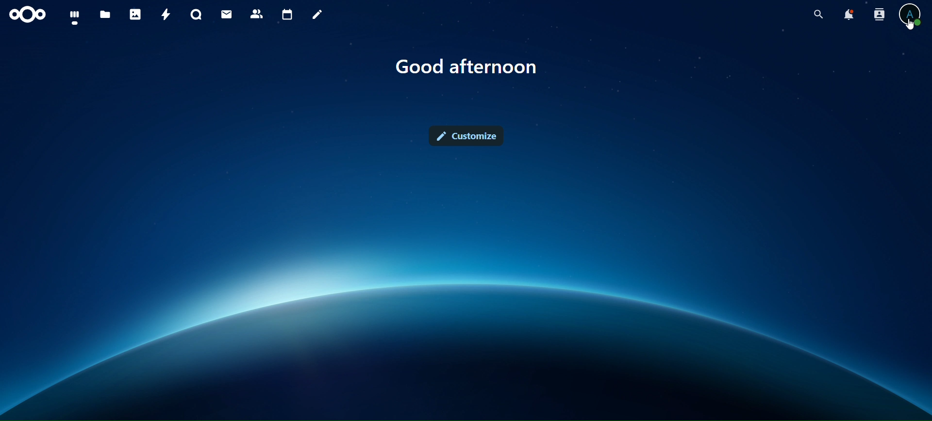 The width and height of the screenshot is (932, 421). I want to click on view profile, so click(911, 14).